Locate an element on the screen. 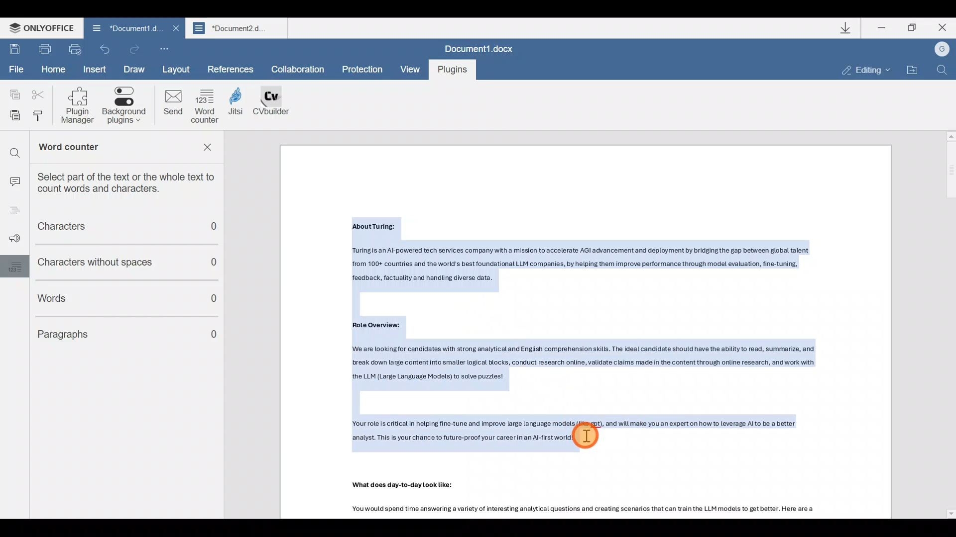 The height and width of the screenshot is (537, 956). Layout is located at coordinates (180, 68).